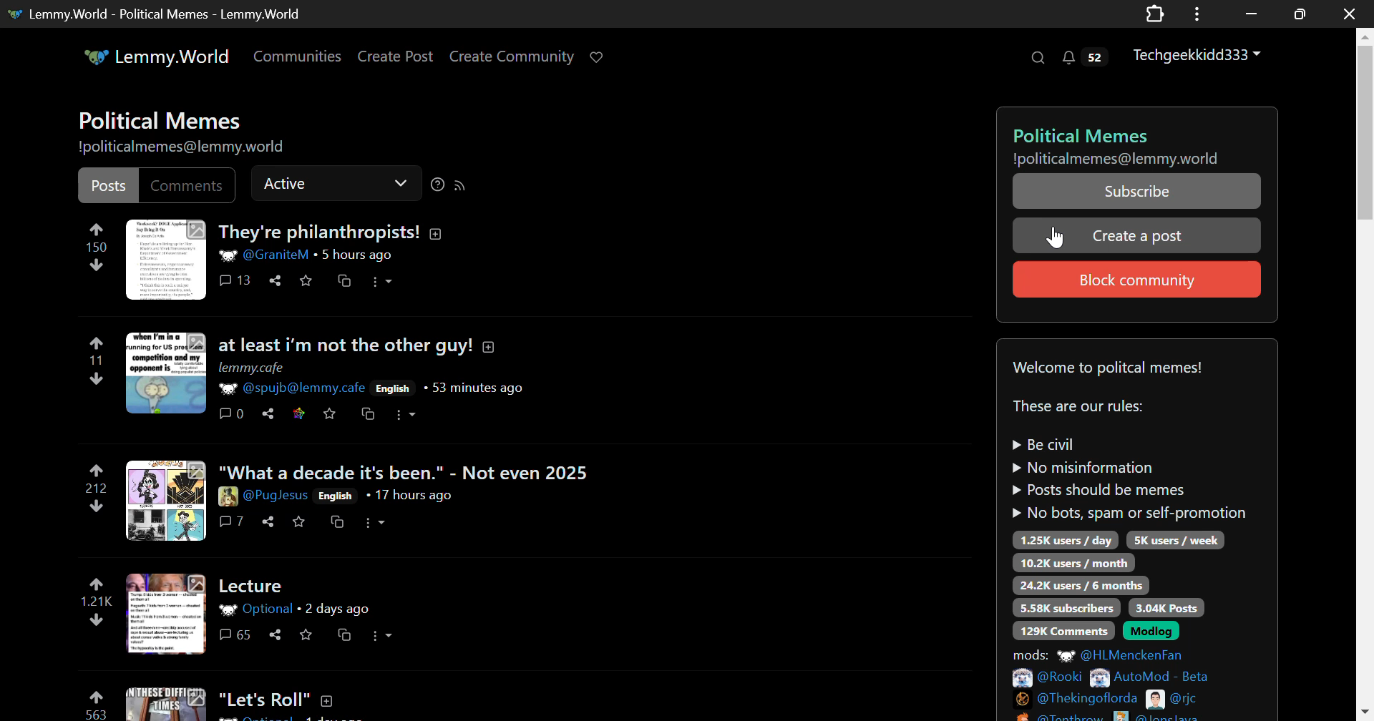  I want to click on Post Vote Counter, so click(97, 249).